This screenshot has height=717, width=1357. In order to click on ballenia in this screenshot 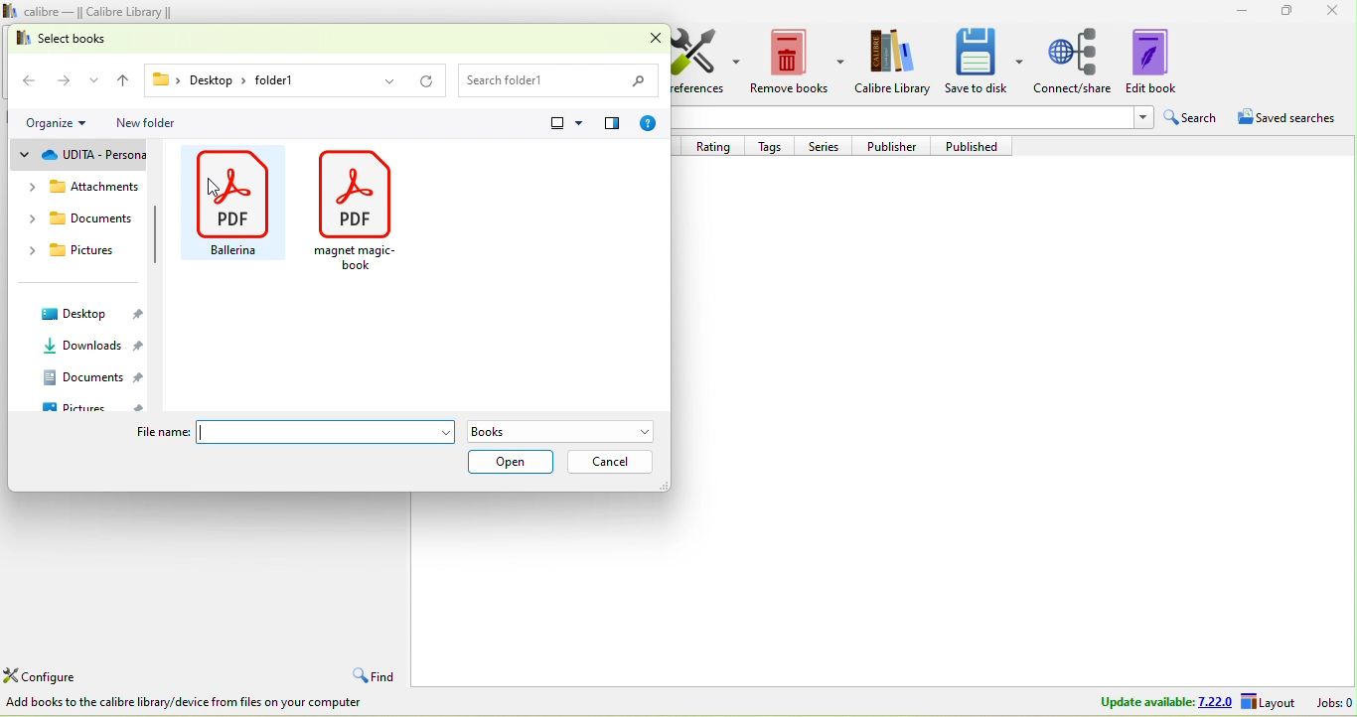, I will do `click(236, 203)`.